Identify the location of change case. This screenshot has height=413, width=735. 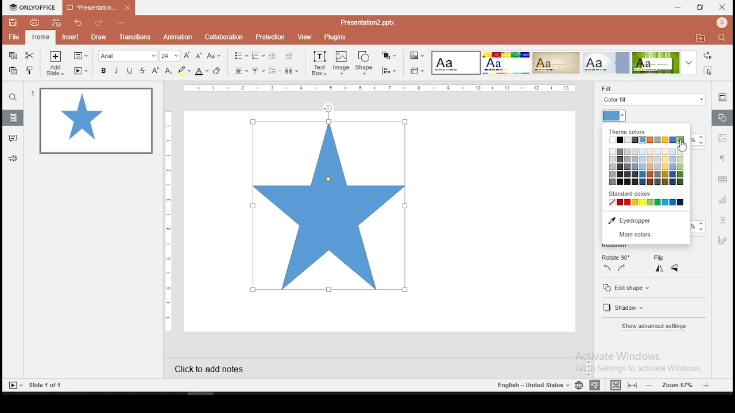
(214, 55).